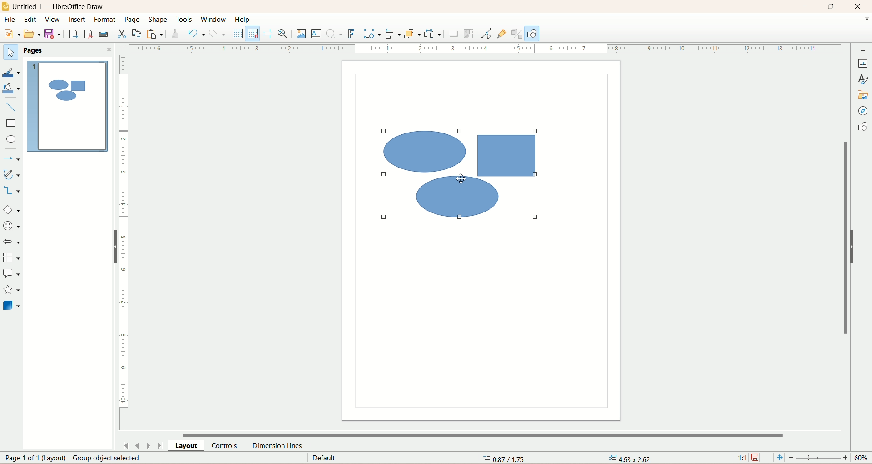 The image size is (872, 464). Describe the element at coordinates (278, 446) in the screenshot. I see `dimension lines` at that location.